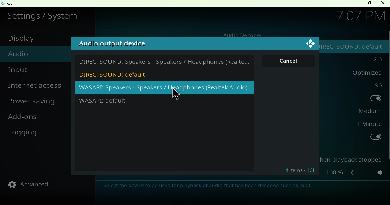  Describe the element at coordinates (113, 43) in the screenshot. I see `Audio output device` at that location.